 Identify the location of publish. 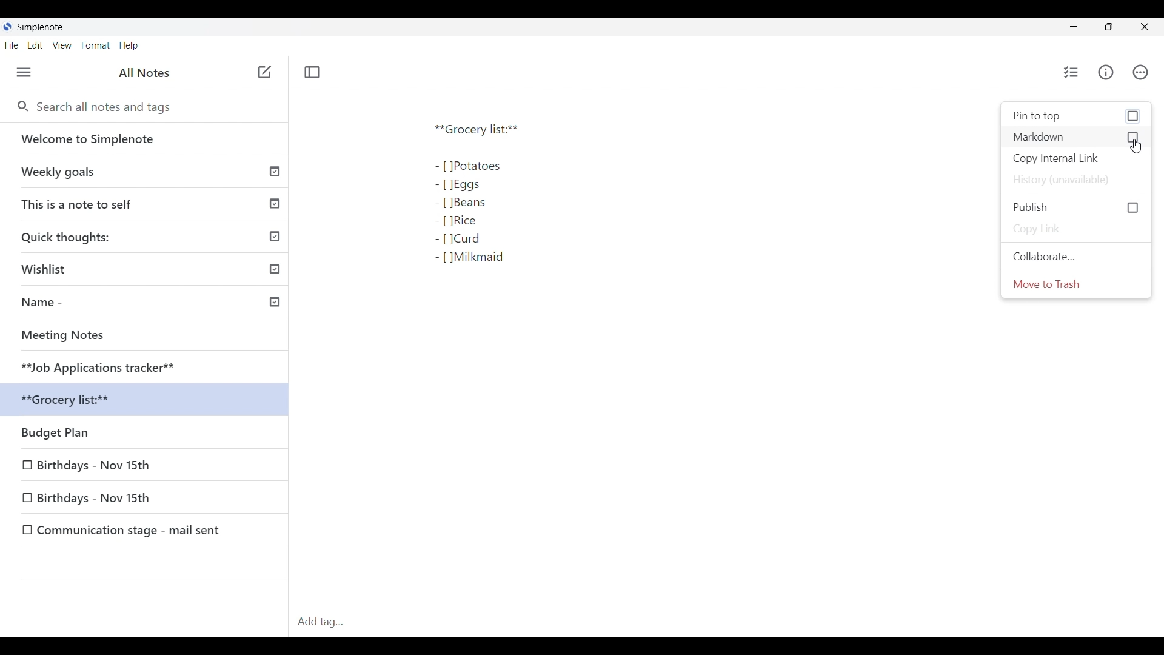
(1077, 207).